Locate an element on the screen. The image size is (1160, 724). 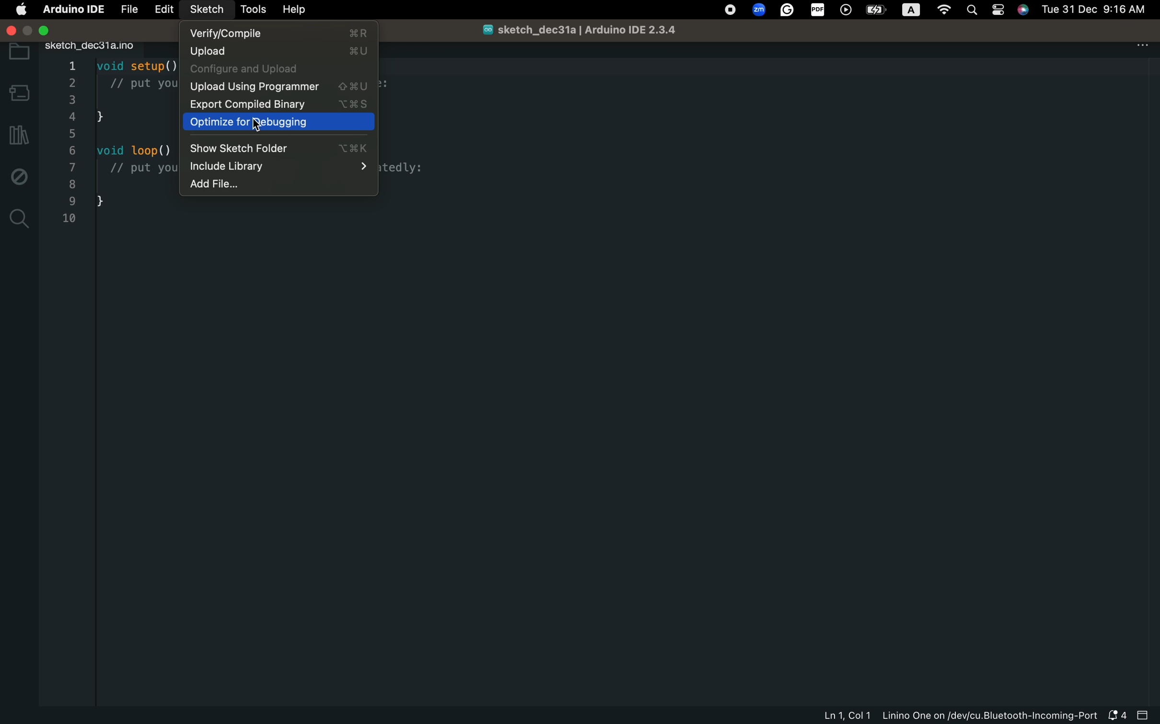
sketch is located at coordinates (207, 9).